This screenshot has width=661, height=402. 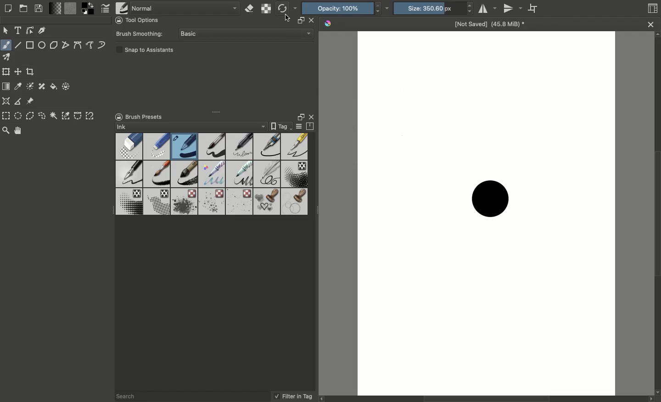 What do you see at coordinates (43, 86) in the screenshot?
I see `Smart patch` at bounding box center [43, 86].